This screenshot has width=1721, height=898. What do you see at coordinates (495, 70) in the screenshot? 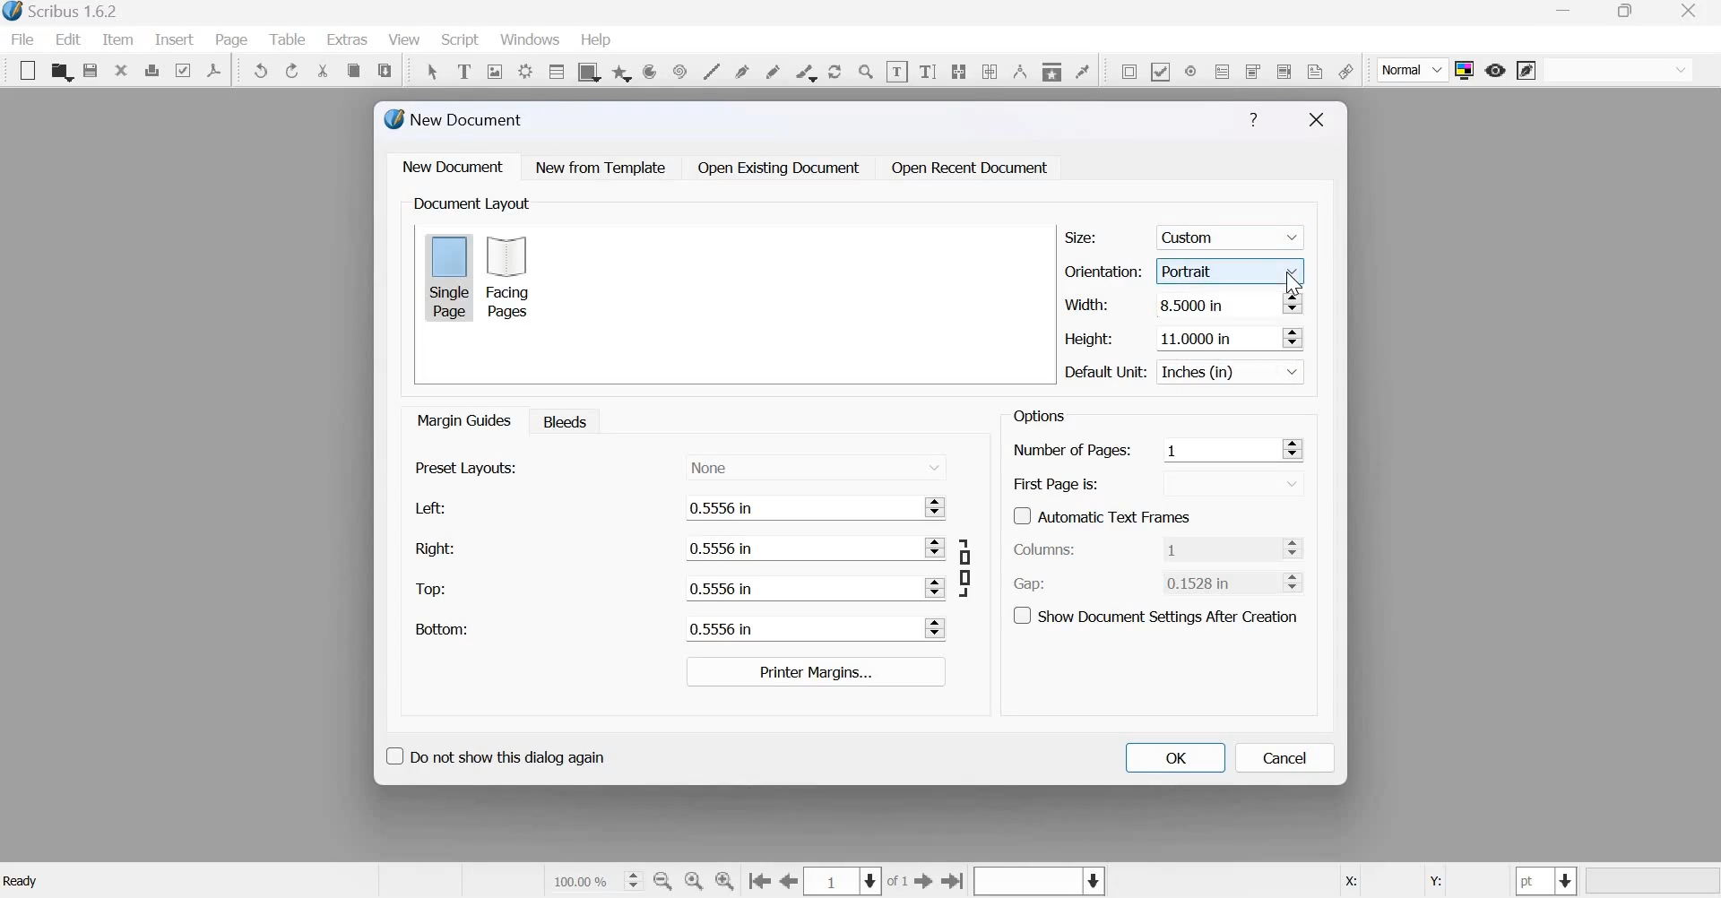
I see `Image frame` at bounding box center [495, 70].